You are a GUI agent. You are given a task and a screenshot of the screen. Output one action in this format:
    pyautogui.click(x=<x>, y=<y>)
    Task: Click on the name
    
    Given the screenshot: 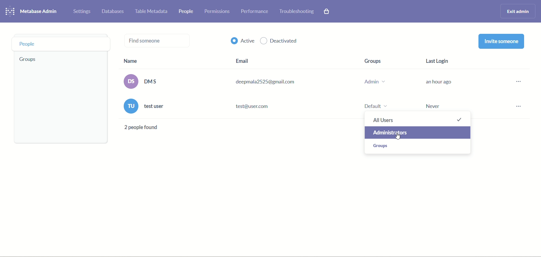 What is the action you would take?
    pyautogui.click(x=144, y=97)
    